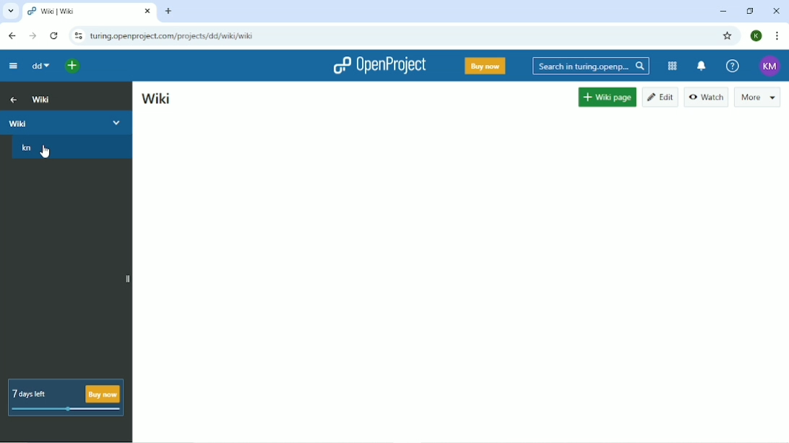 The height and width of the screenshot is (443, 789). I want to click on To notification center, so click(703, 66).